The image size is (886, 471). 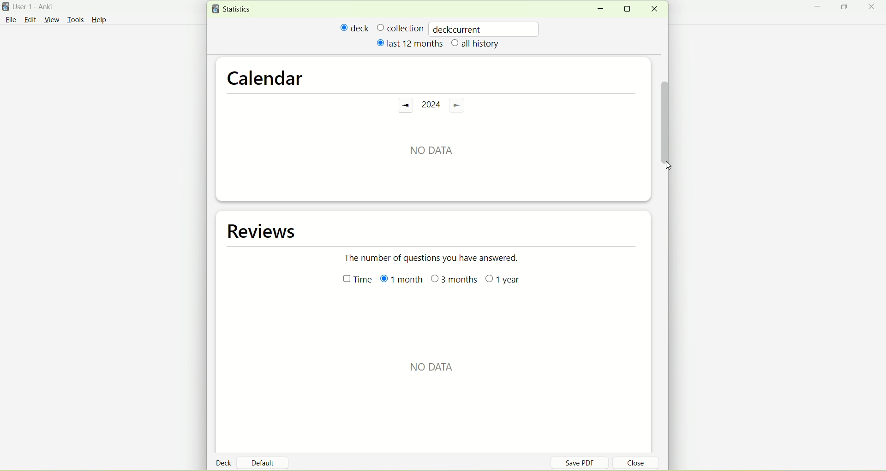 I want to click on cursor, so click(x=667, y=165).